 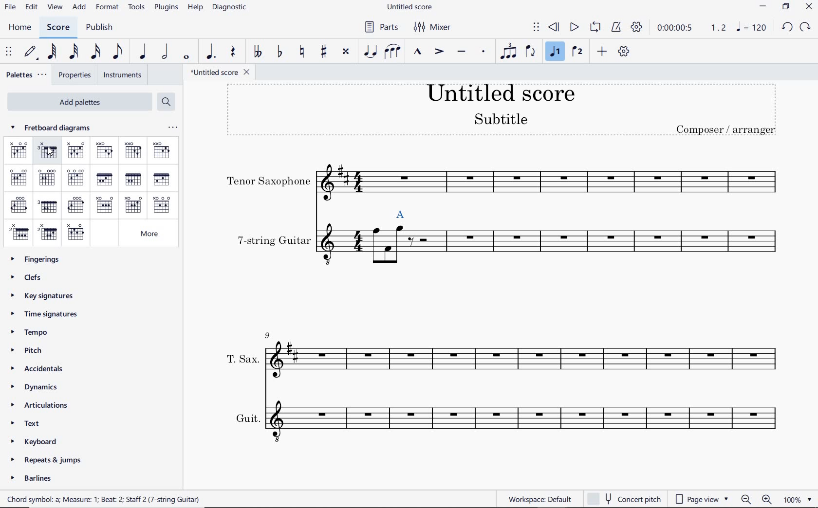 What do you see at coordinates (123, 75) in the screenshot?
I see `INSTRUMENTS` at bounding box center [123, 75].